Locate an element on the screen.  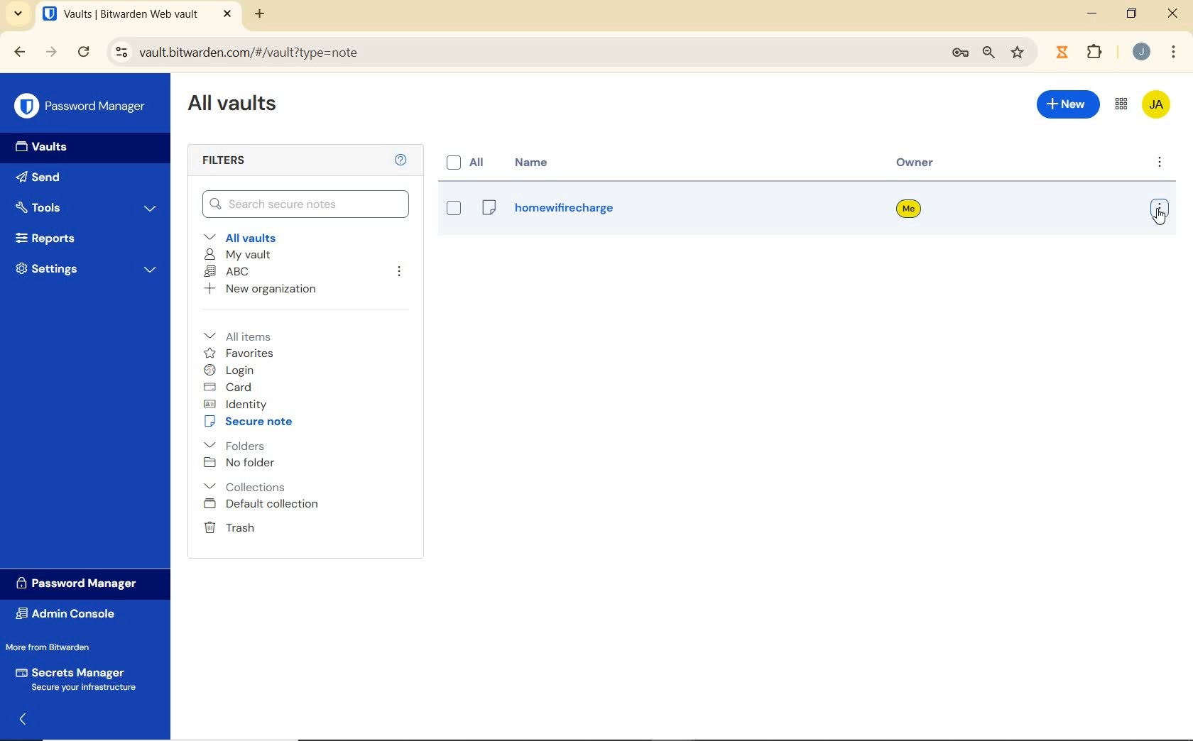
zoom is located at coordinates (989, 54).